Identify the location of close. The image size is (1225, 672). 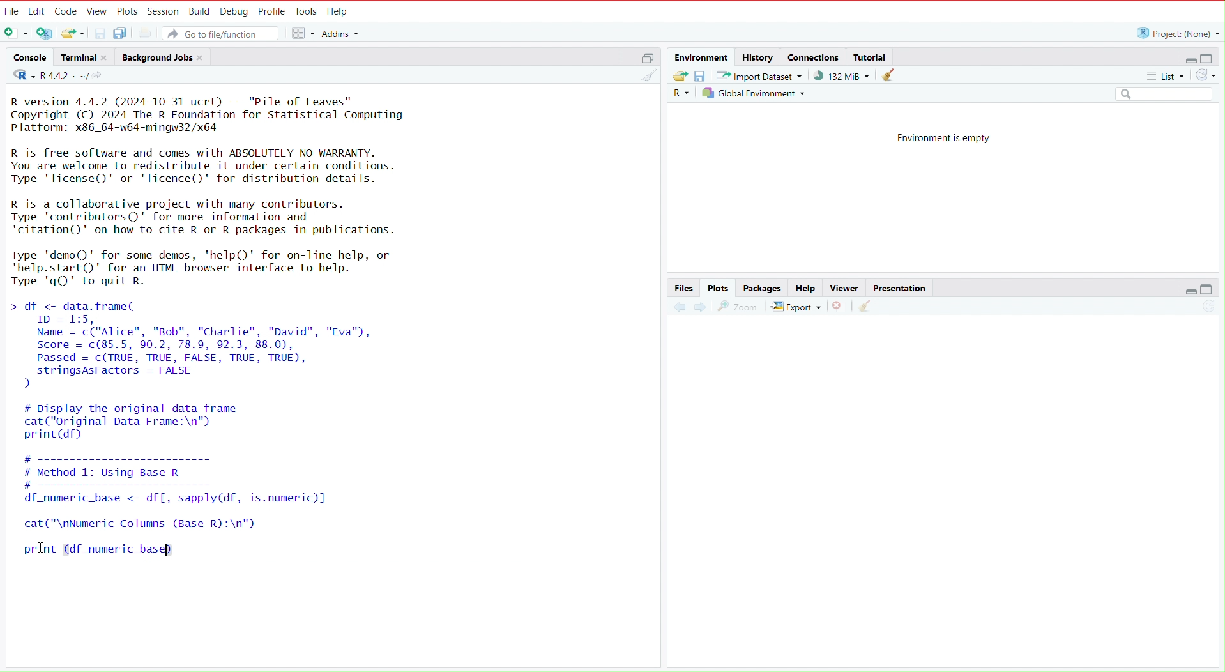
(204, 57).